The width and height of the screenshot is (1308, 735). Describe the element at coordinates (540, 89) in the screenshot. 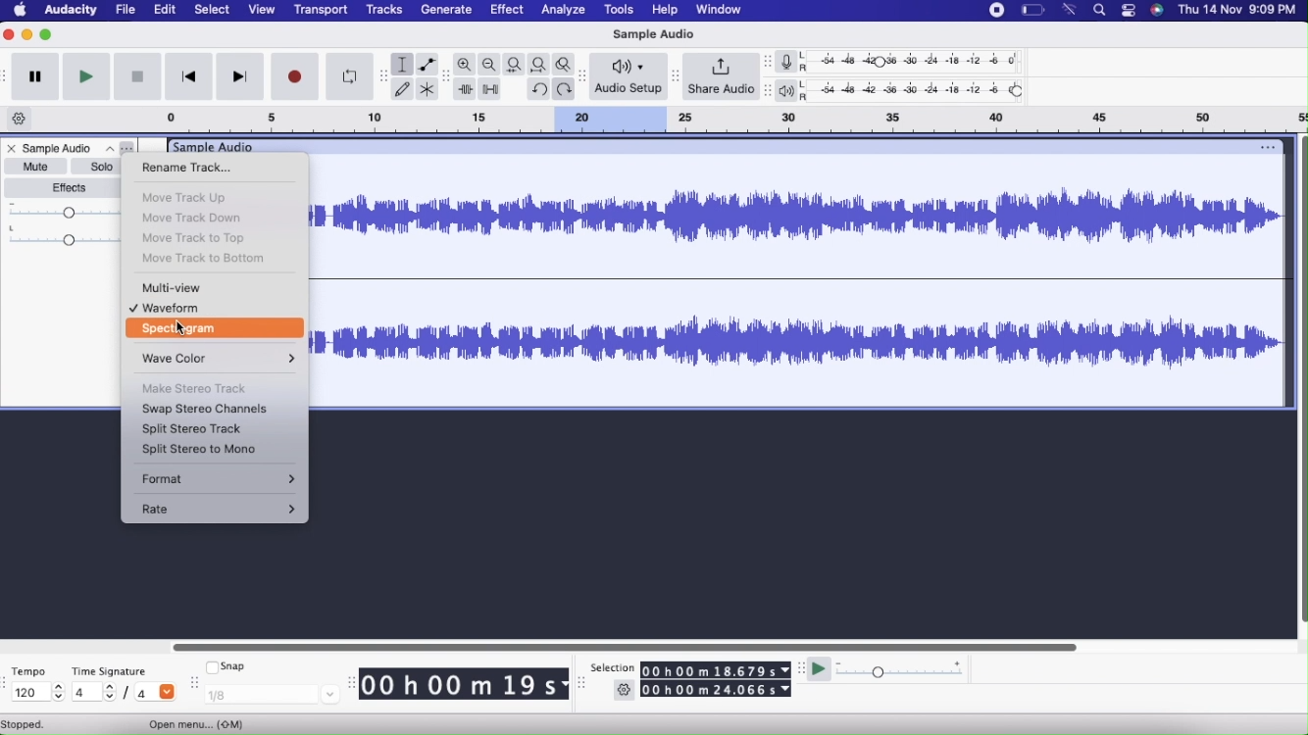

I see `Undo` at that location.